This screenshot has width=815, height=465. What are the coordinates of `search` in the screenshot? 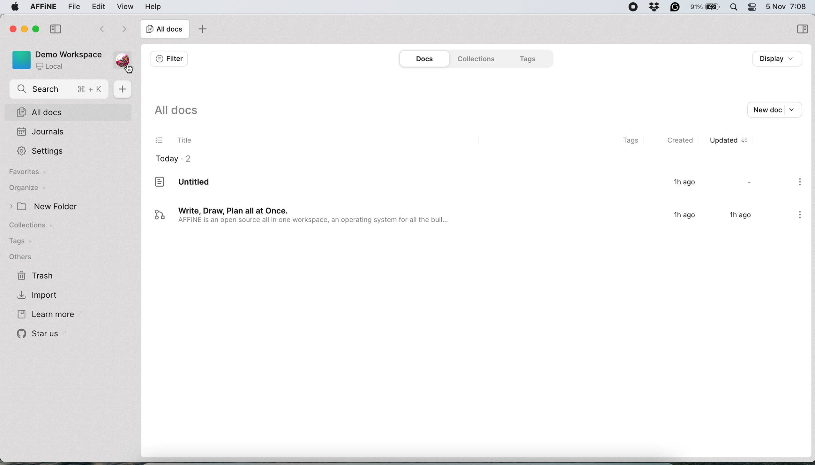 It's located at (60, 89).